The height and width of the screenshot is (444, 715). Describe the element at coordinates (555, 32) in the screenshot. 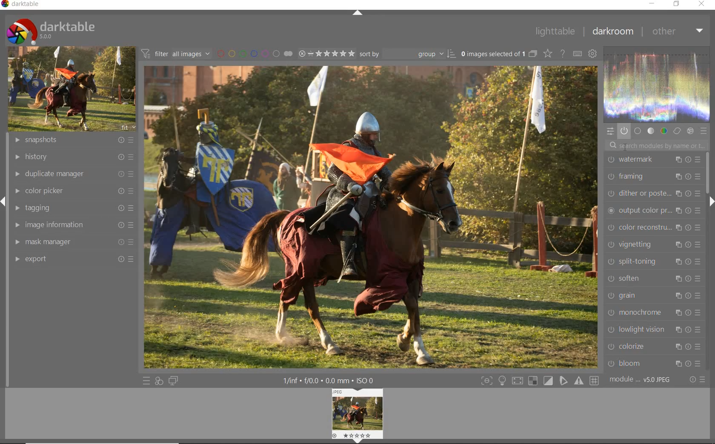

I see `lighttable` at that location.